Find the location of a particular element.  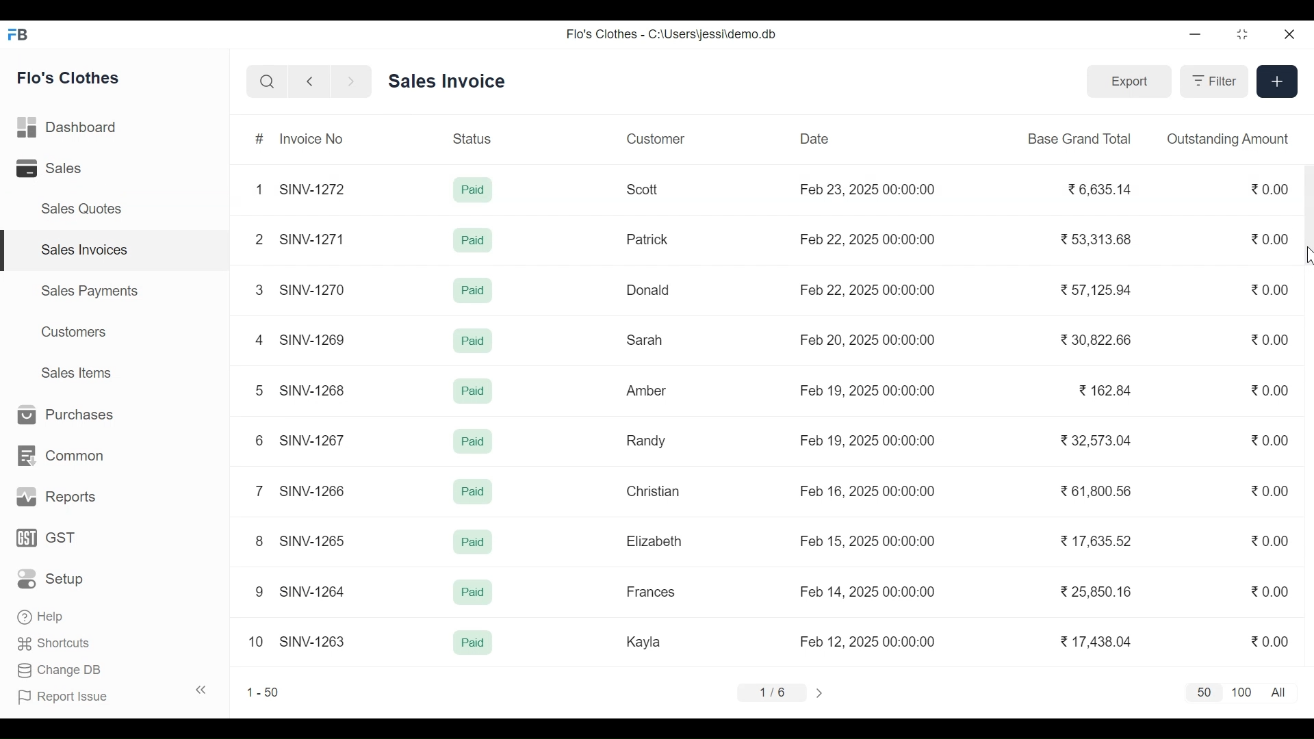

0.00 is located at coordinates (1270, 289).